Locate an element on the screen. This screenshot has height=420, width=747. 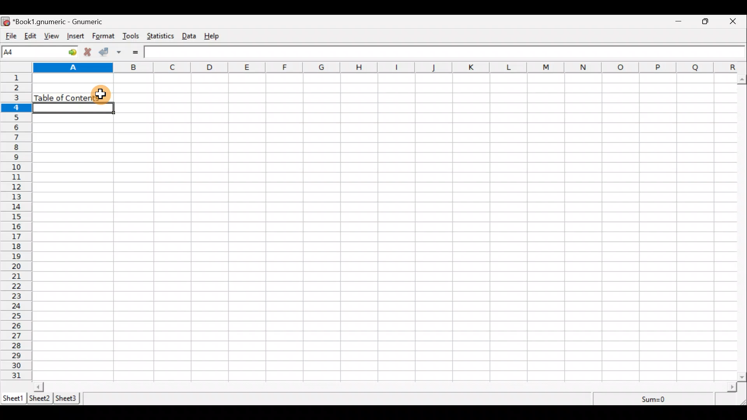
Edit is located at coordinates (30, 37).